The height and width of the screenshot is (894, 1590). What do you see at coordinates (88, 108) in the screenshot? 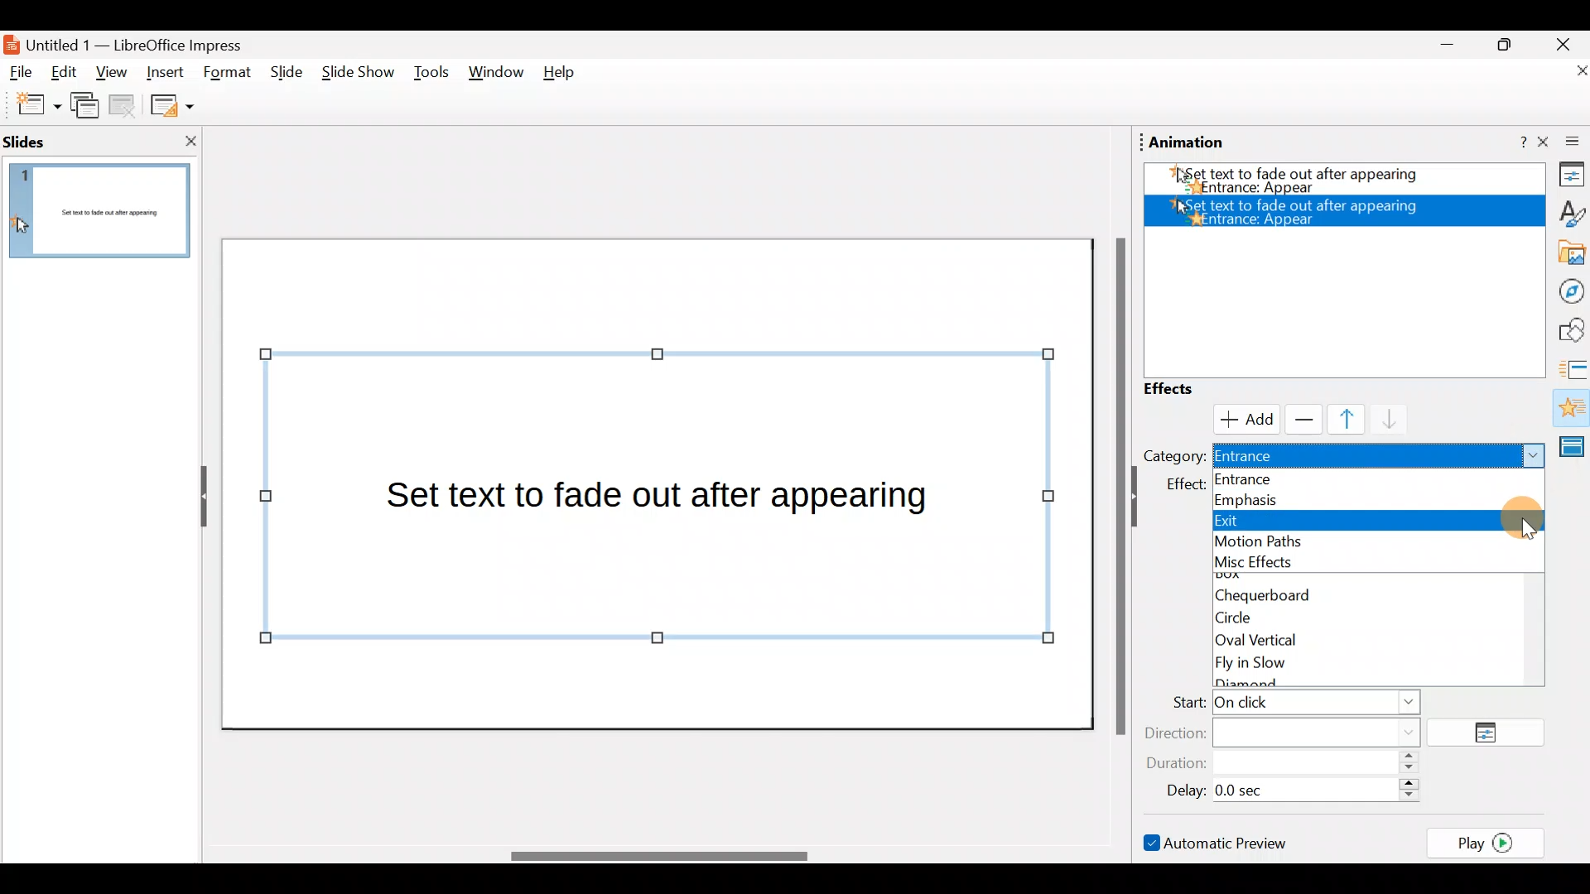
I see `Duplicate slide` at bounding box center [88, 108].